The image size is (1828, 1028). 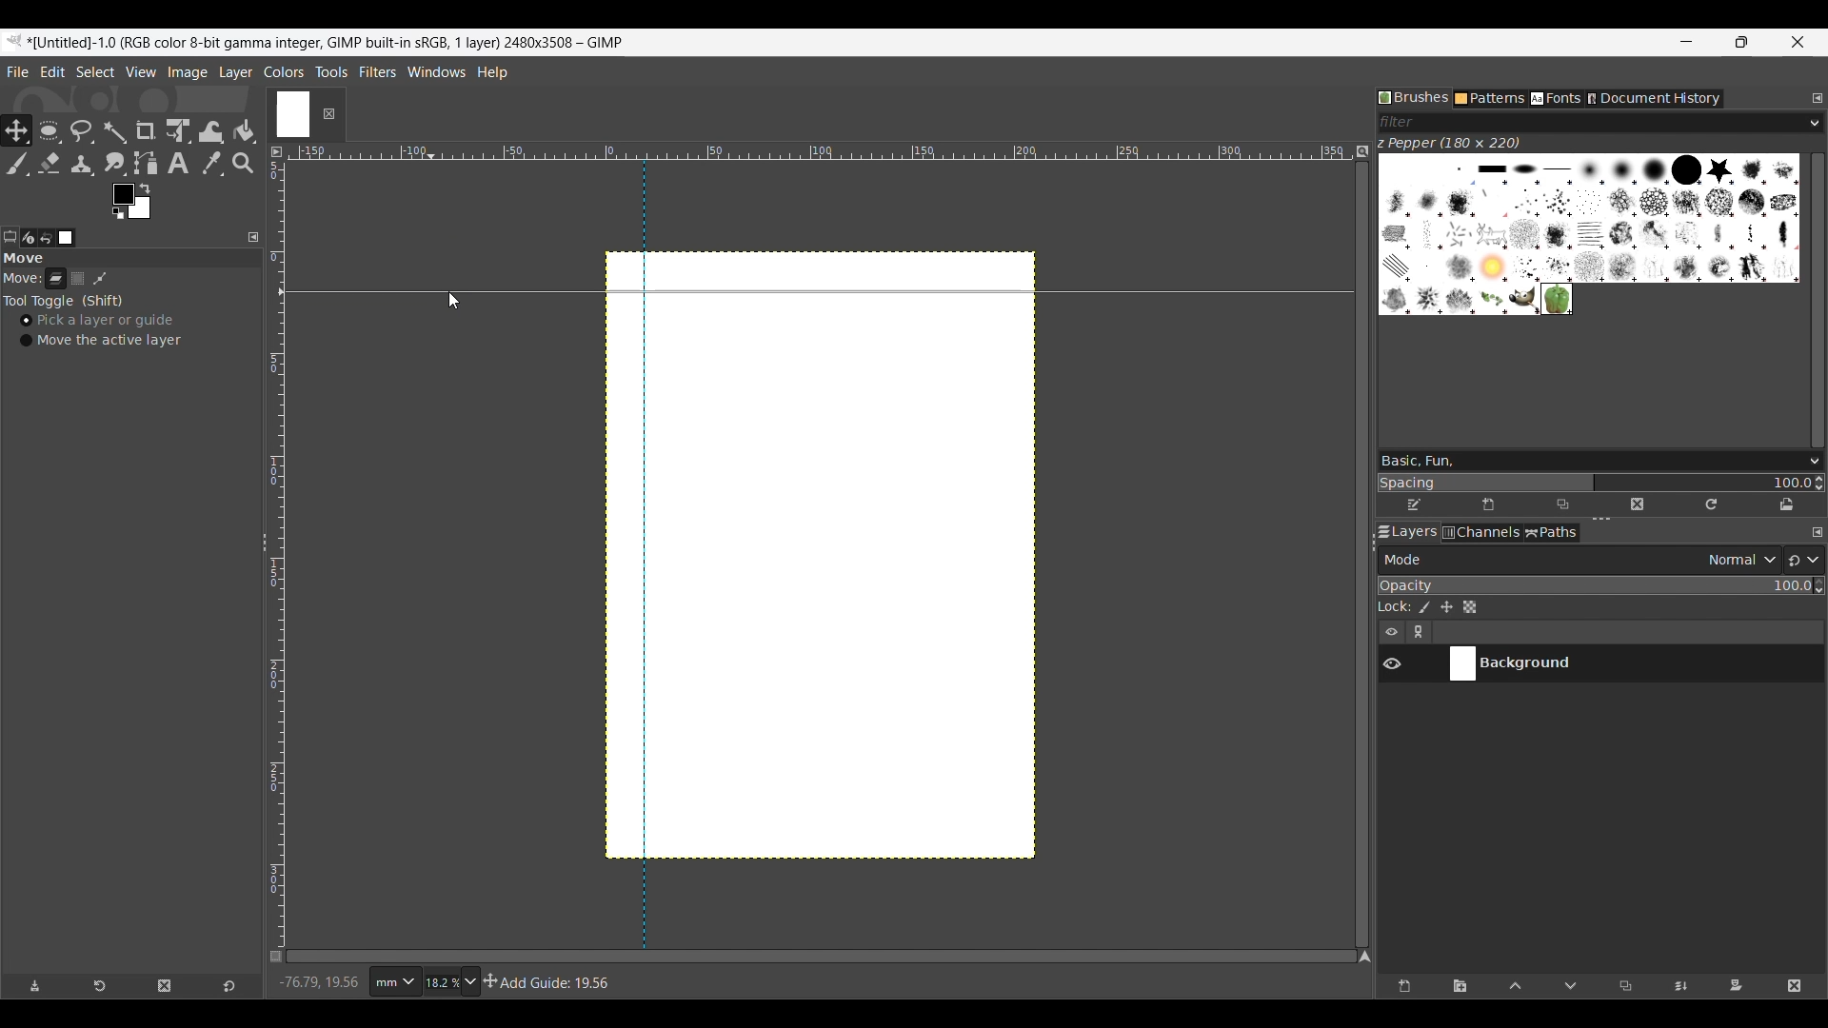 What do you see at coordinates (212, 164) in the screenshot?
I see `Color picker tool` at bounding box center [212, 164].